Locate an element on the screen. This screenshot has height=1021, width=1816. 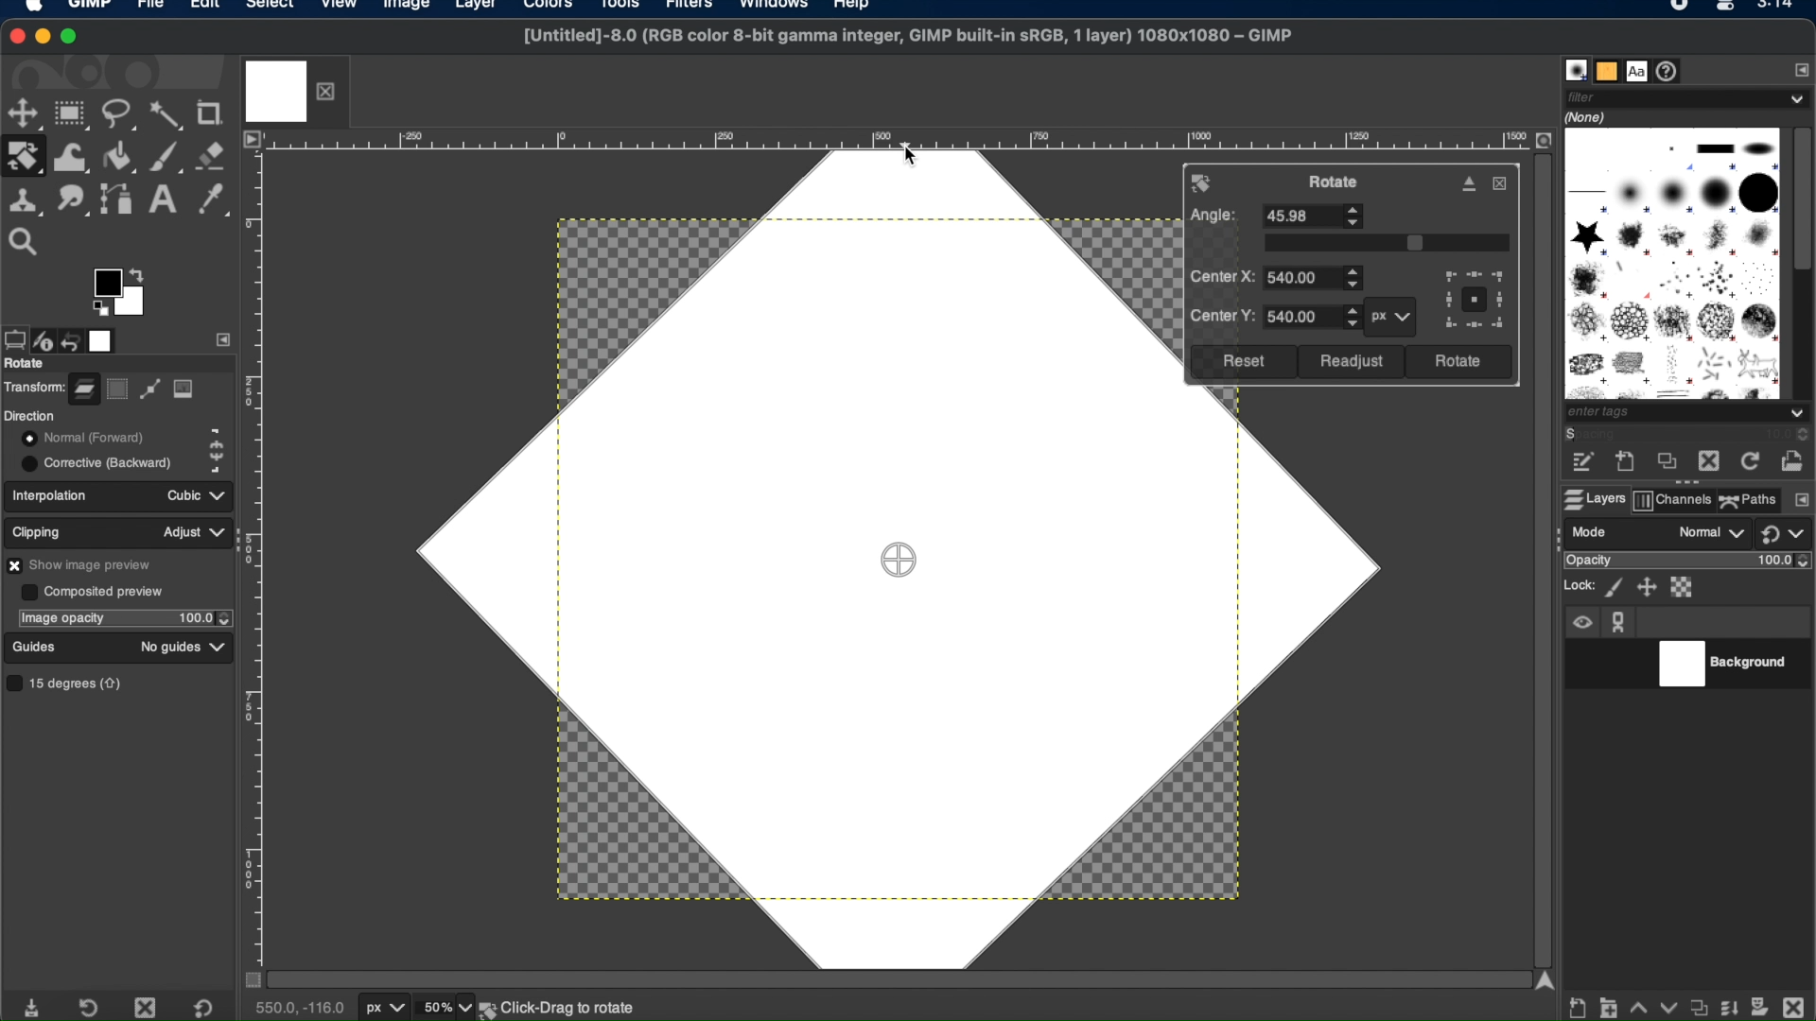
fonts is located at coordinates (1638, 70).